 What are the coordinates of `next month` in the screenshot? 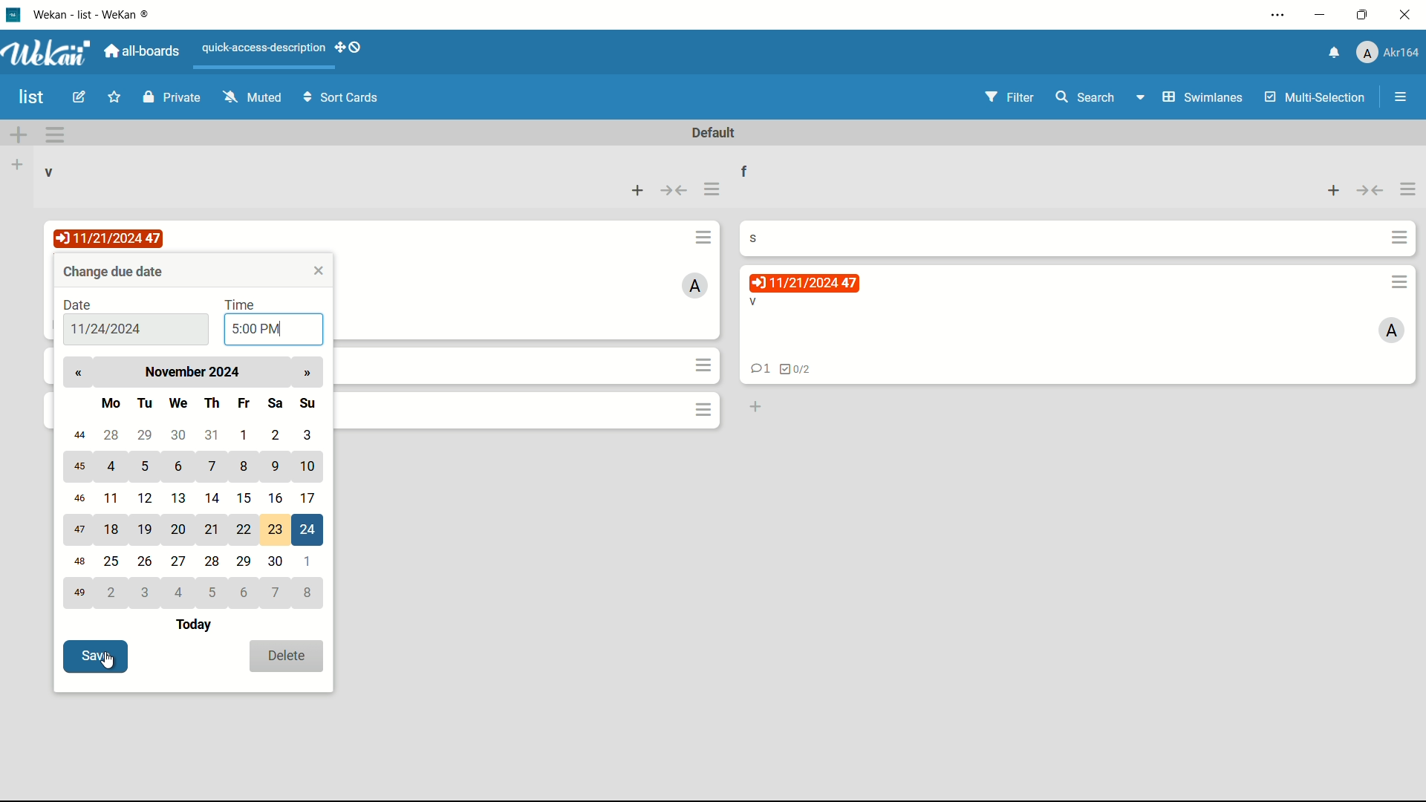 It's located at (306, 374).